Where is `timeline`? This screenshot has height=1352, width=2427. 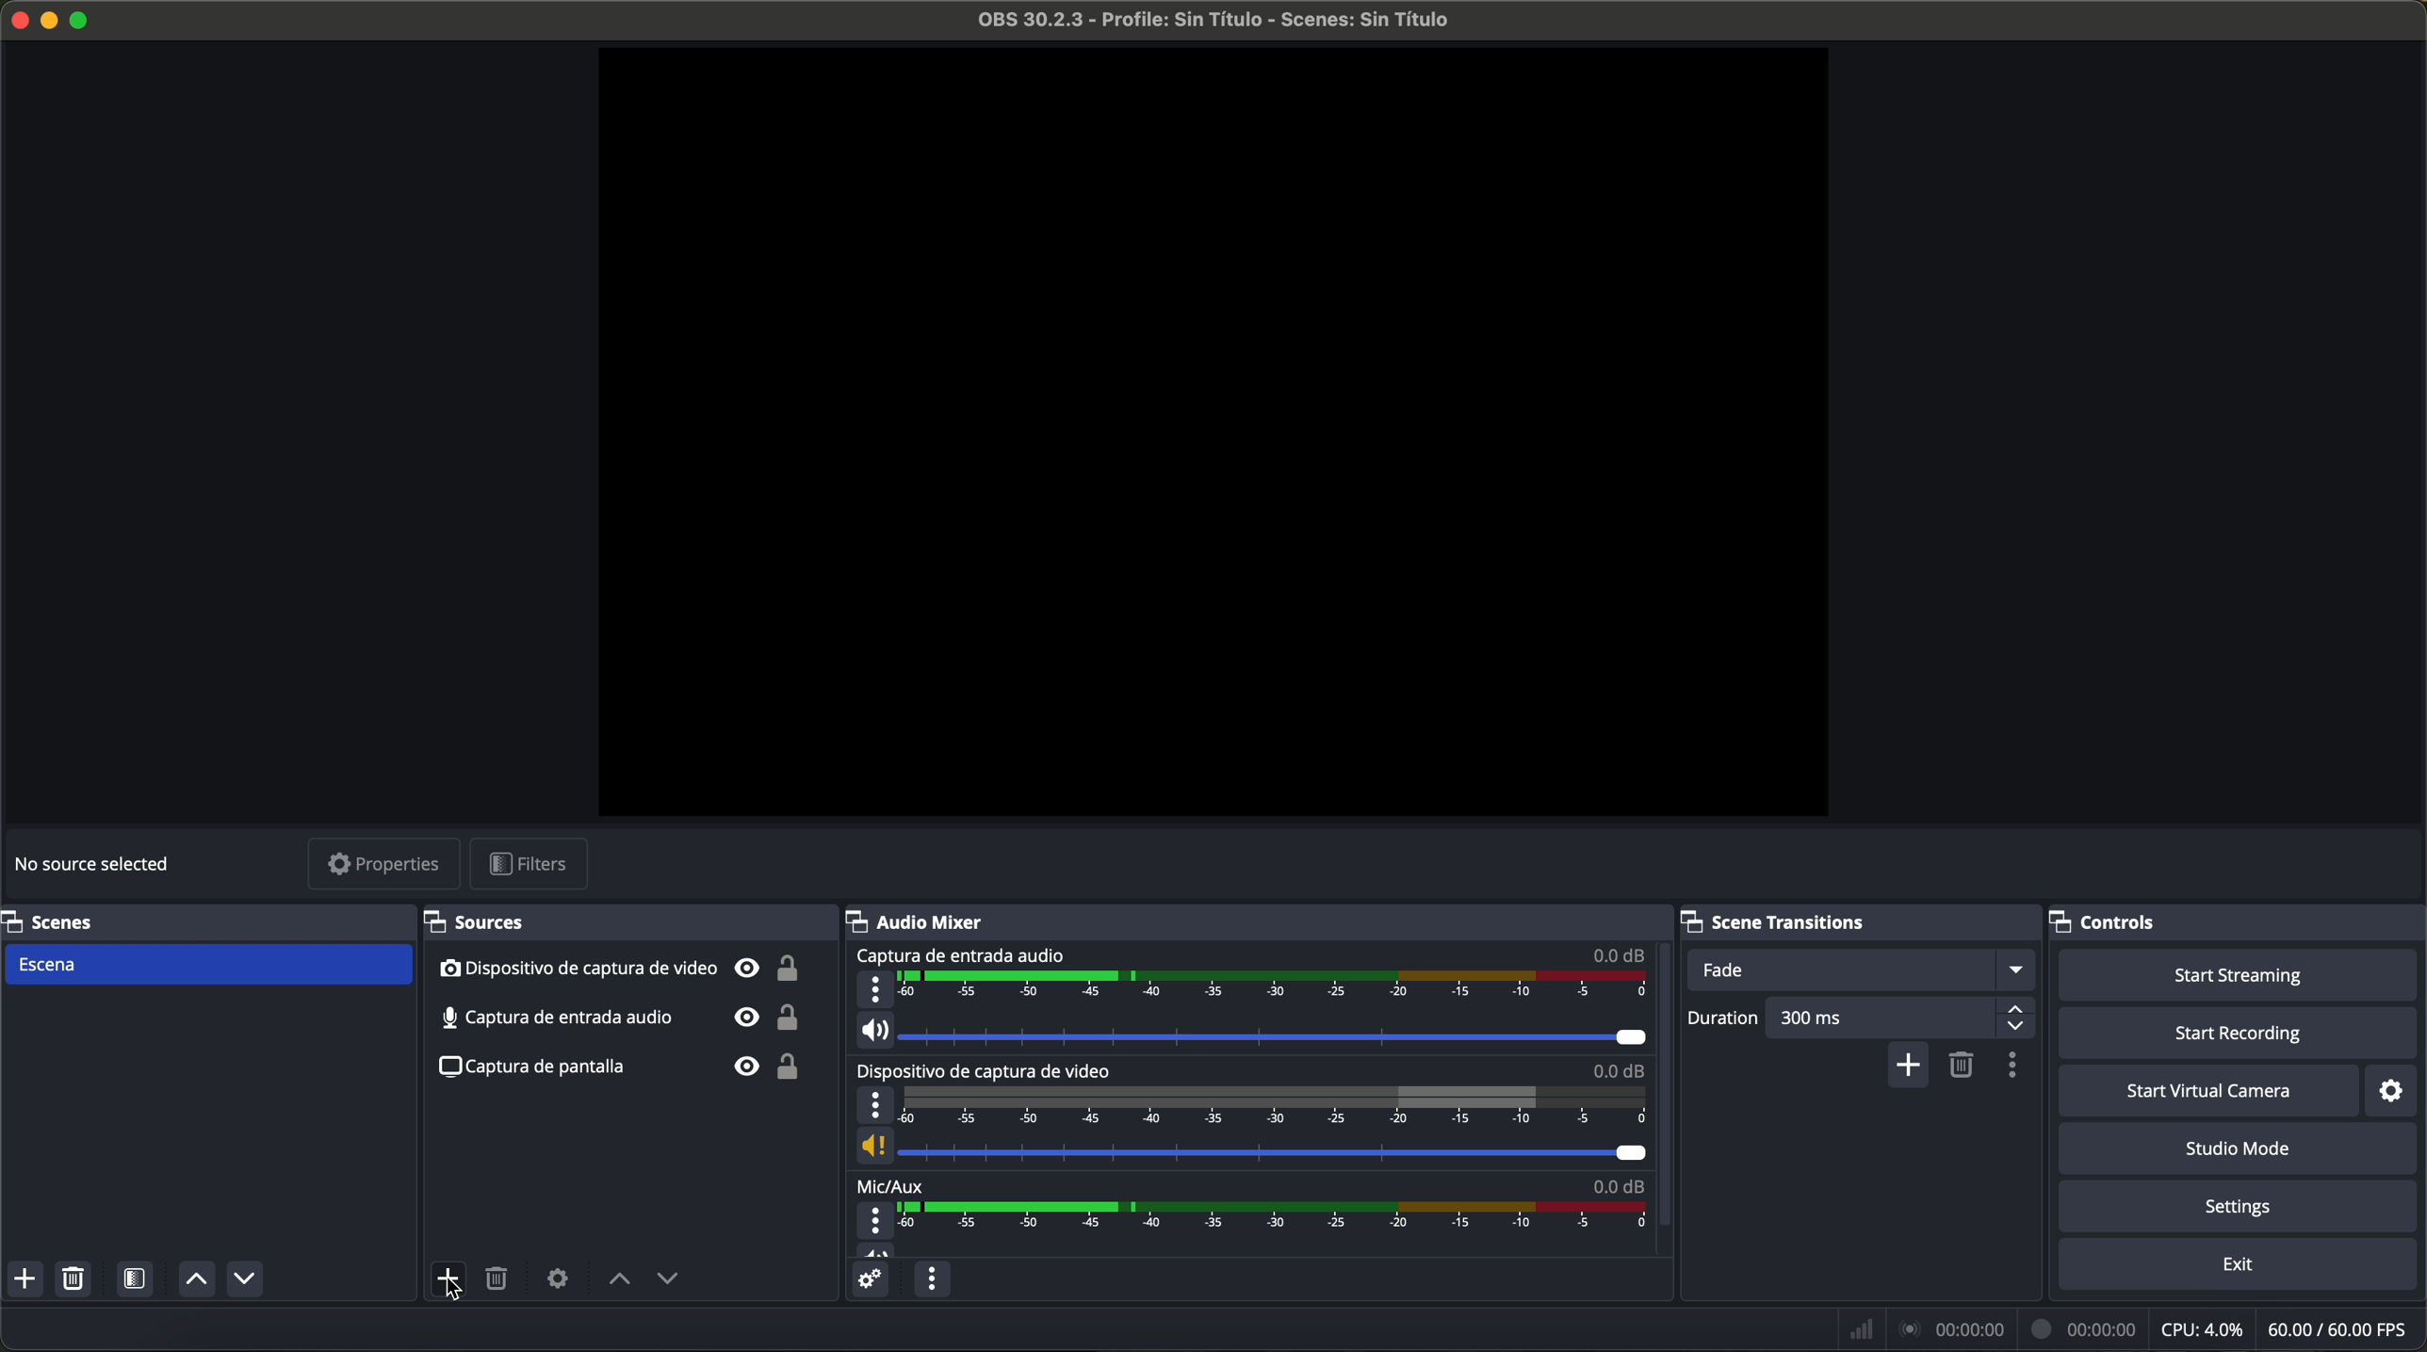
timeline is located at coordinates (1276, 987).